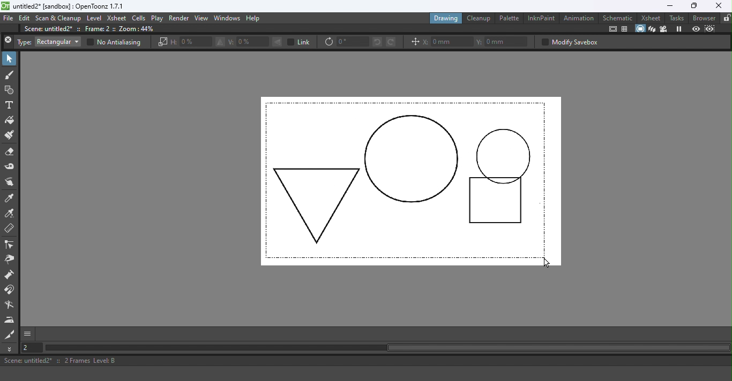 The width and height of the screenshot is (732, 381). What do you see at coordinates (414, 43) in the screenshot?
I see `Position` at bounding box center [414, 43].